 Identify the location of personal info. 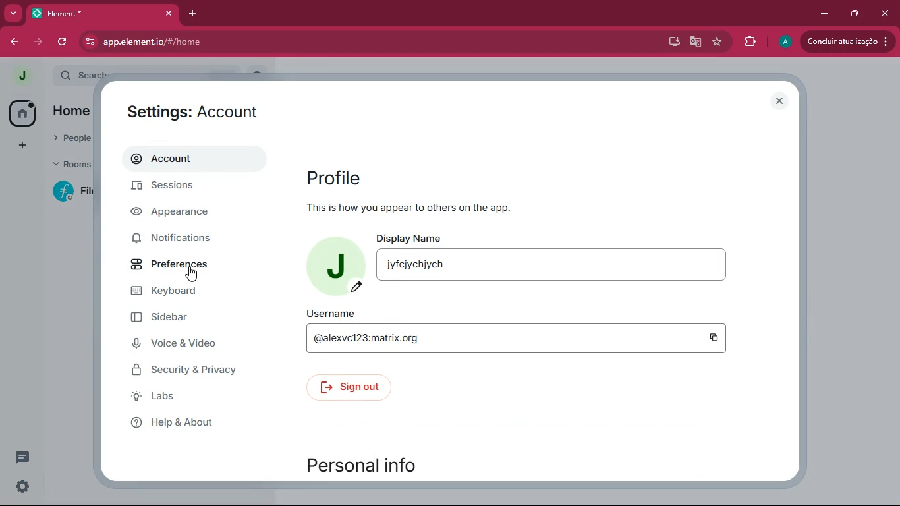
(374, 466).